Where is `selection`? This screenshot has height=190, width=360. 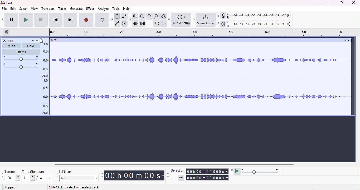
selection is located at coordinates (177, 170).